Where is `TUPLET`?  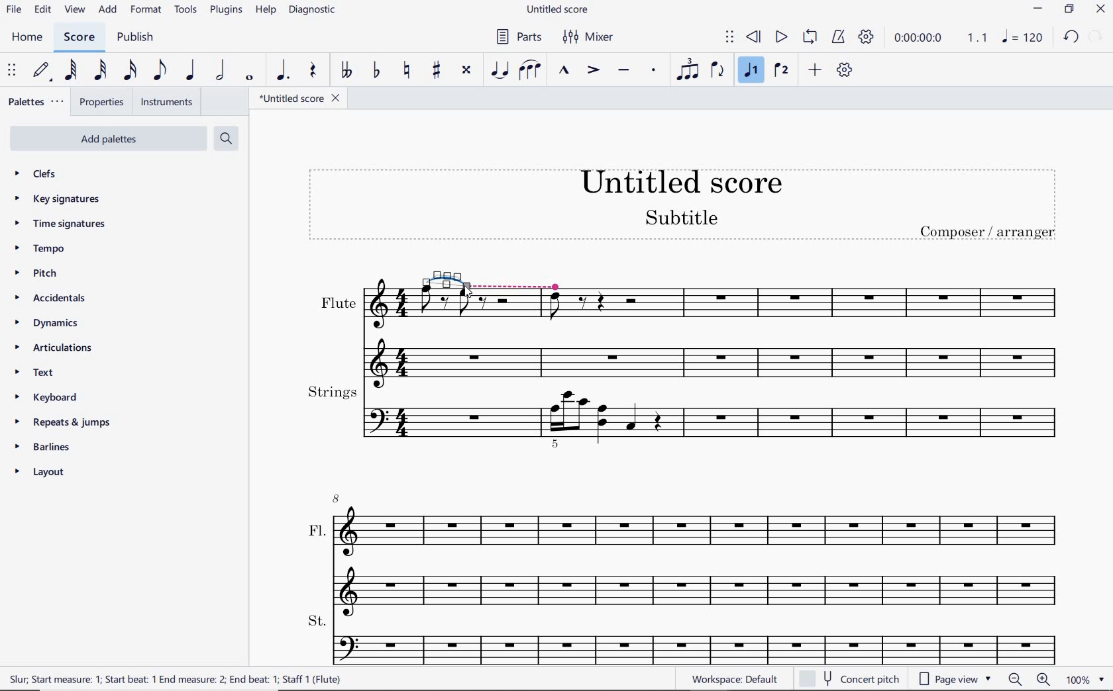
TUPLET is located at coordinates (687, 71).